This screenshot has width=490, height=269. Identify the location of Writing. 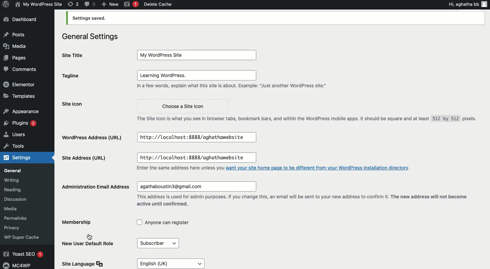
(15, 180).